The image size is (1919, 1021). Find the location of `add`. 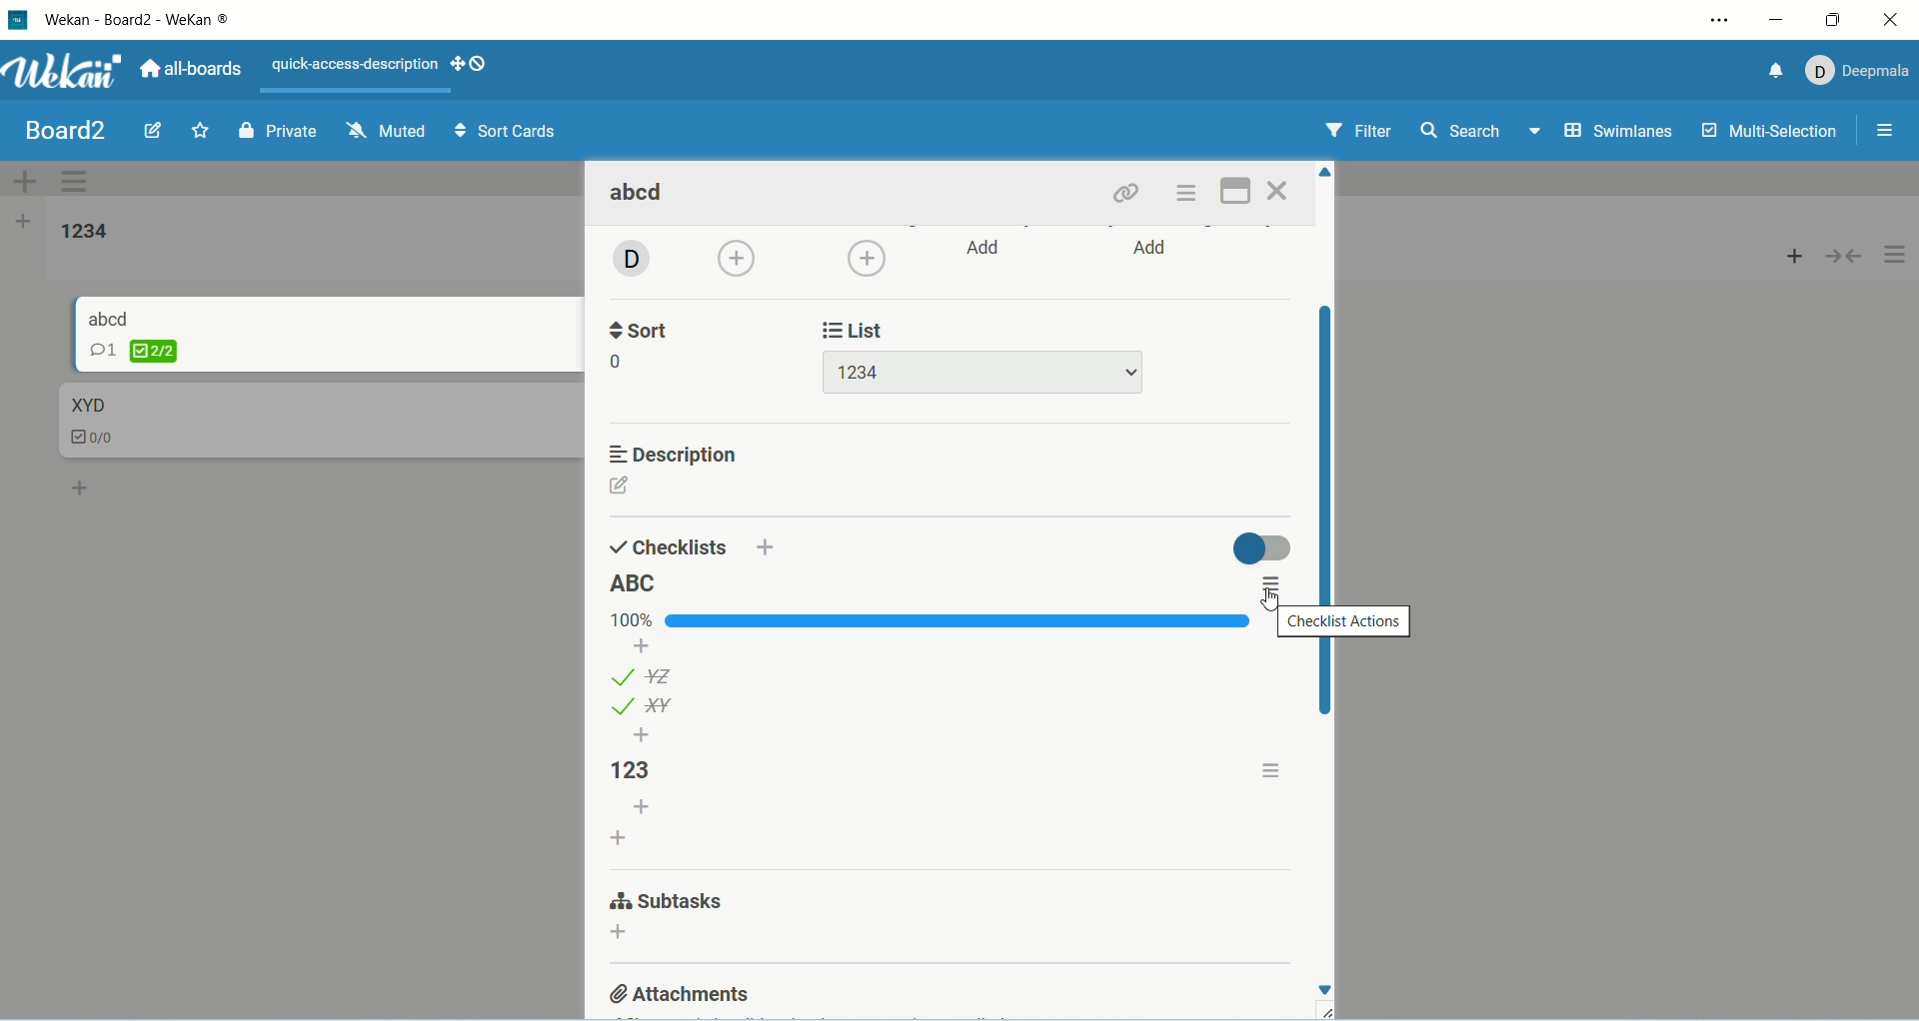

add is located at coordinates (767, 545).